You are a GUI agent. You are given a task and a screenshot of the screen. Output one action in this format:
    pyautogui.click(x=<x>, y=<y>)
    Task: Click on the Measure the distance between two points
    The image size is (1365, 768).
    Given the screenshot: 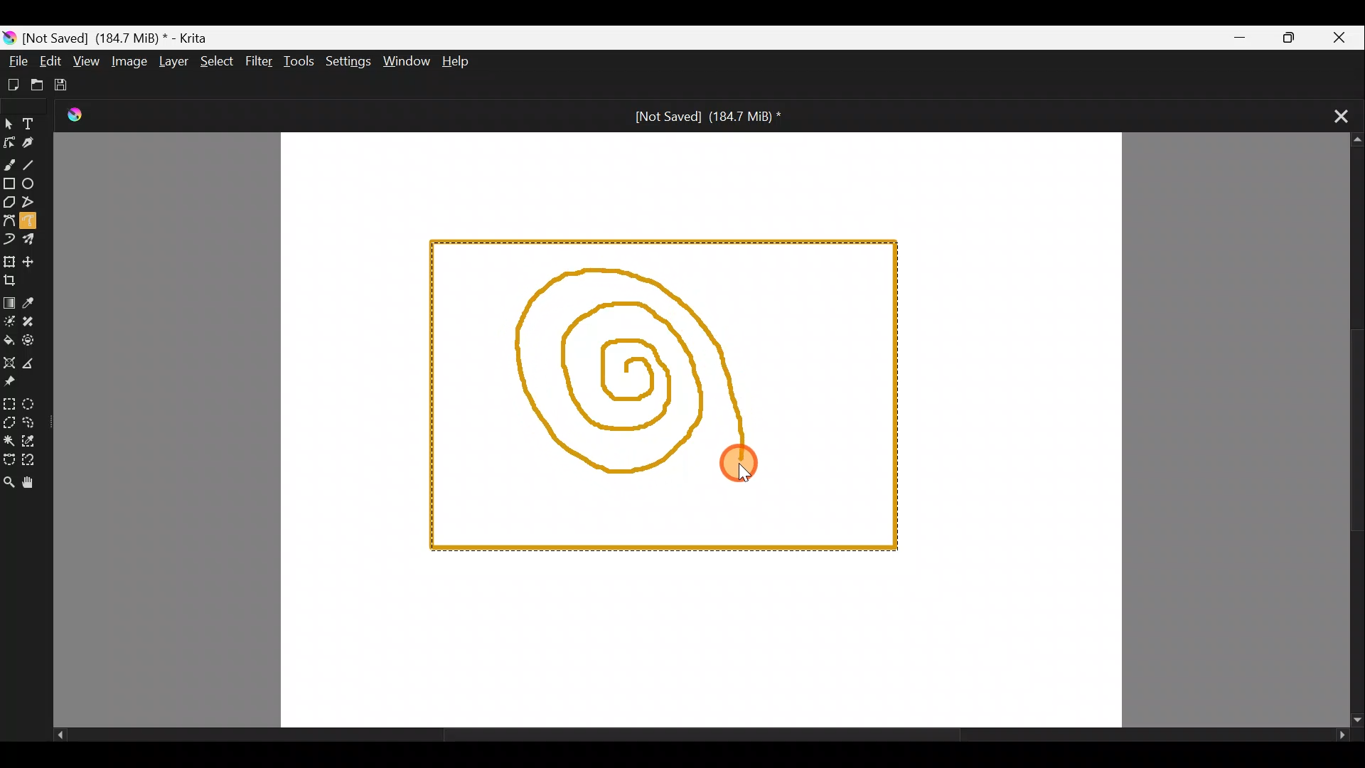 What is the action you would take?
    pyautogui.click(x=30, y=363)
    